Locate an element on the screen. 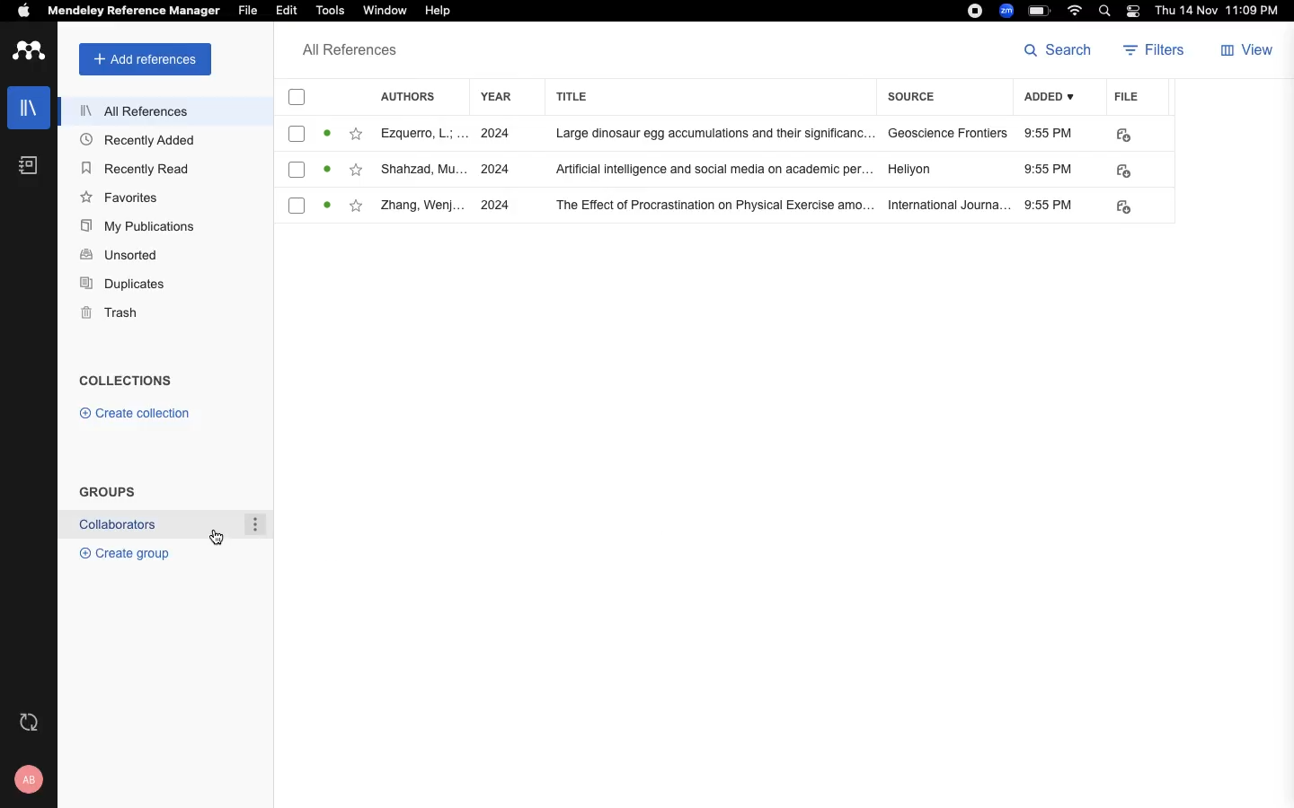 This screenshot has width=1294, height=808. authors is located at coordinates (406, 96).